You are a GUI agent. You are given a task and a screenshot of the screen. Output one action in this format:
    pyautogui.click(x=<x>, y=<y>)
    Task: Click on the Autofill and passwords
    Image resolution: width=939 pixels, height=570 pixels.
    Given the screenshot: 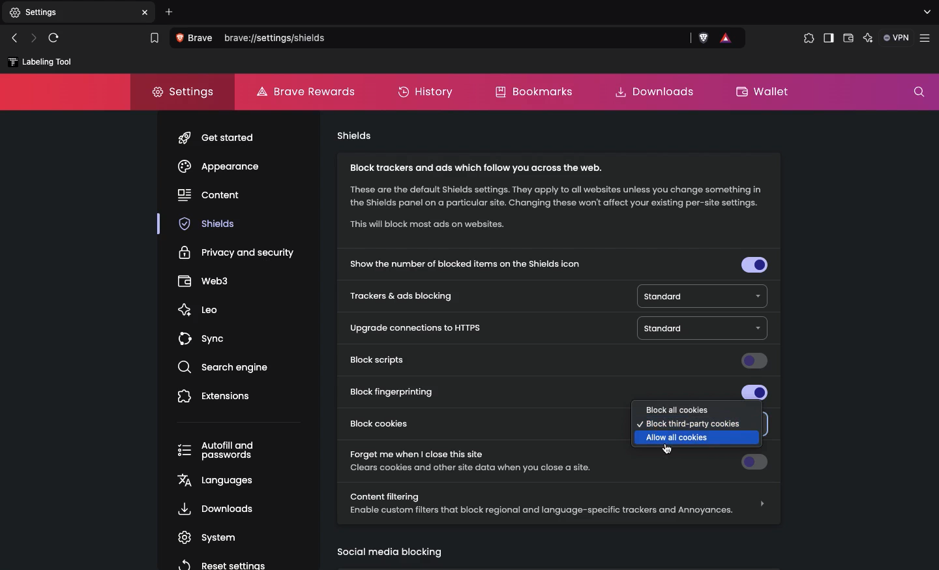 What is the action you would take?
    pyautogui.click(x=215, y=453)
    